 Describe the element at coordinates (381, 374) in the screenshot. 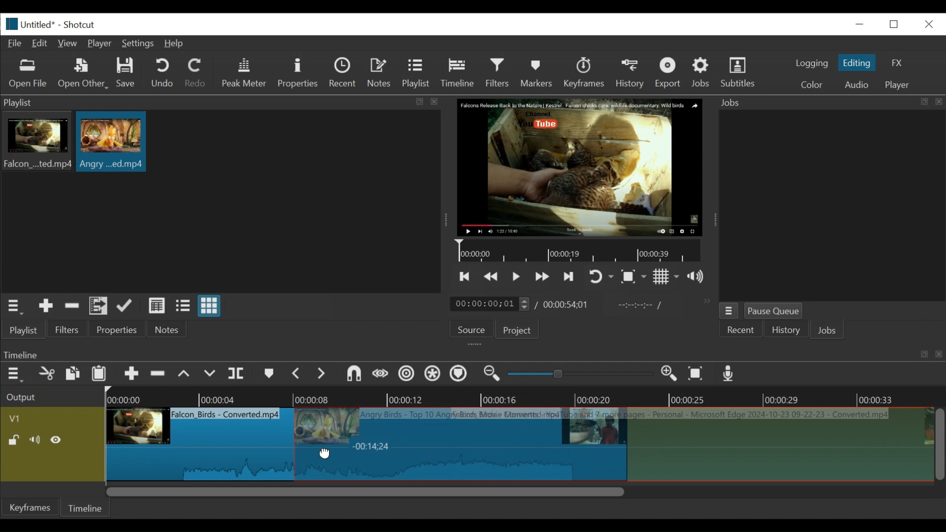

I see `scrub while dragging` at that location.